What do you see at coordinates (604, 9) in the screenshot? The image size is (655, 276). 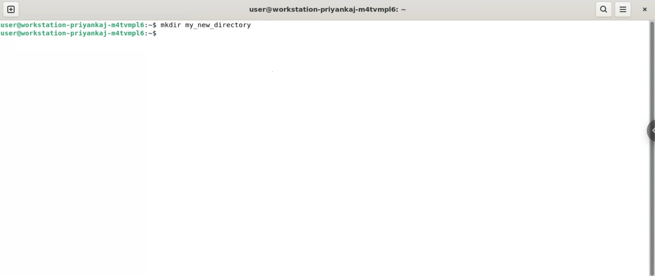 I see `search` at bounding box center [604, 9].